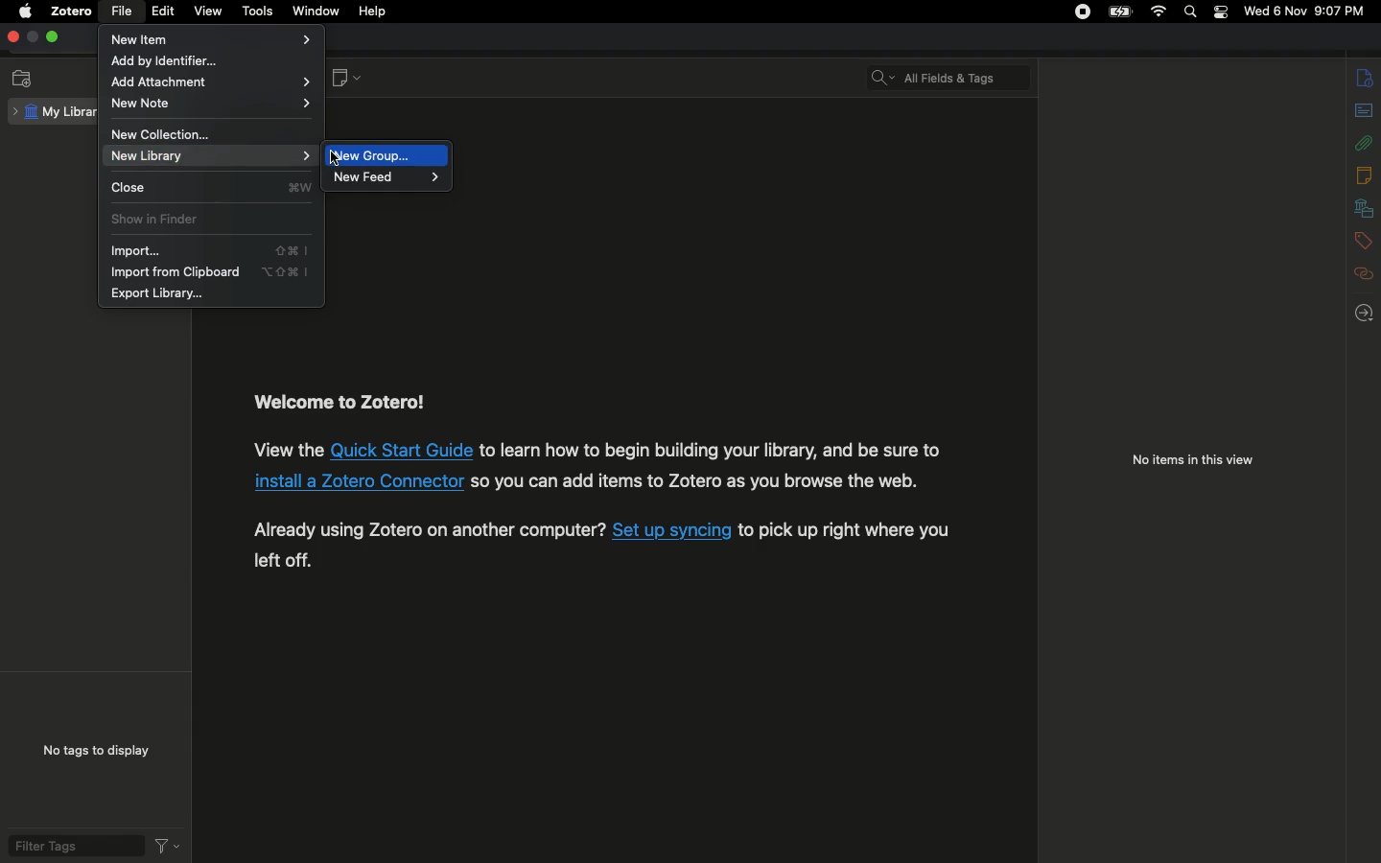 The image size is (1381, 863). I want to click on New feed, so click(388, 180).